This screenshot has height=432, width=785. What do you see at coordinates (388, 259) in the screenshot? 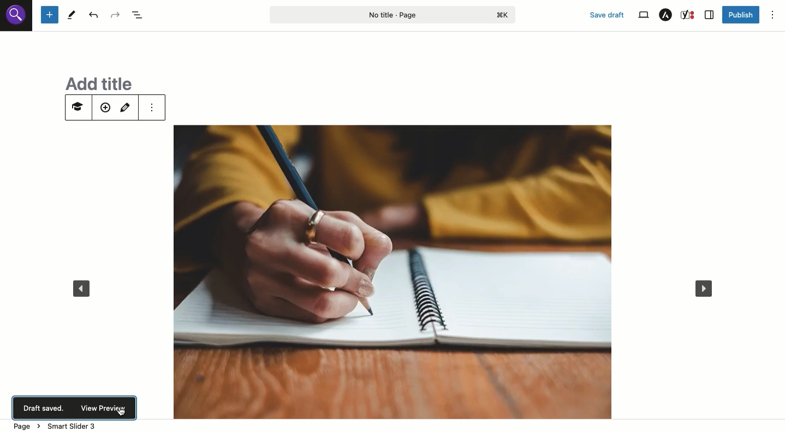
I see `Carousel` at bounding box center [388, 259].